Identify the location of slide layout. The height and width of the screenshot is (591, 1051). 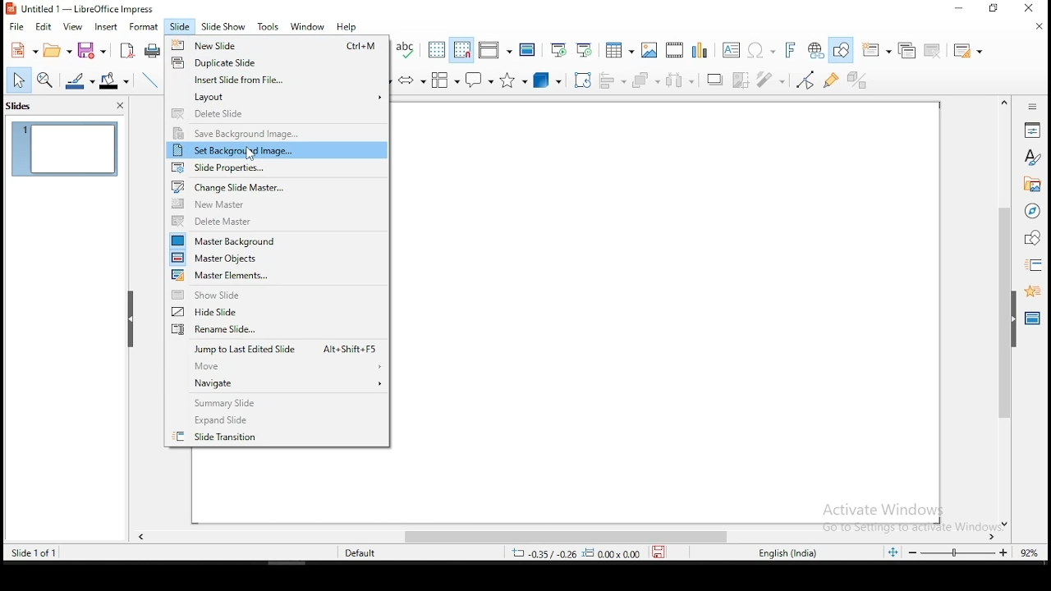
(971, 50).